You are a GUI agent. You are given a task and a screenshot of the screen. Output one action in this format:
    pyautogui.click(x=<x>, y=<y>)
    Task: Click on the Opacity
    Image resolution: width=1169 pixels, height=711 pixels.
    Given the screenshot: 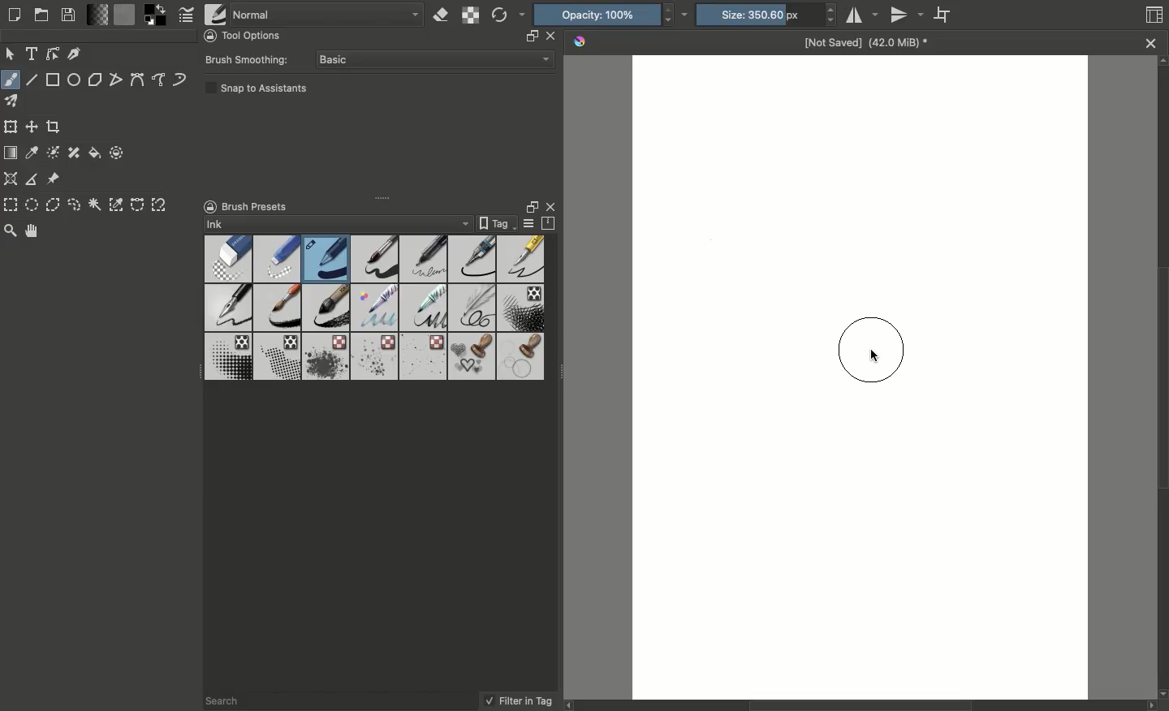 What is the action you would take?
    pyautogui.click(x=611, y=15)
    